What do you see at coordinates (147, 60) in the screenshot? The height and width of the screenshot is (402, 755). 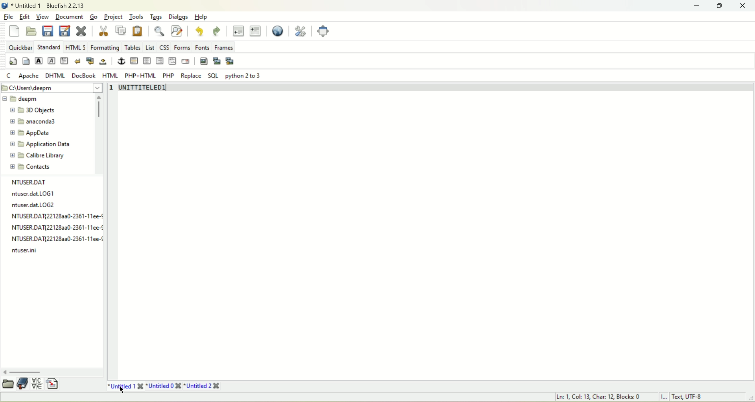 I see `center` at bounding box center [147, 60].